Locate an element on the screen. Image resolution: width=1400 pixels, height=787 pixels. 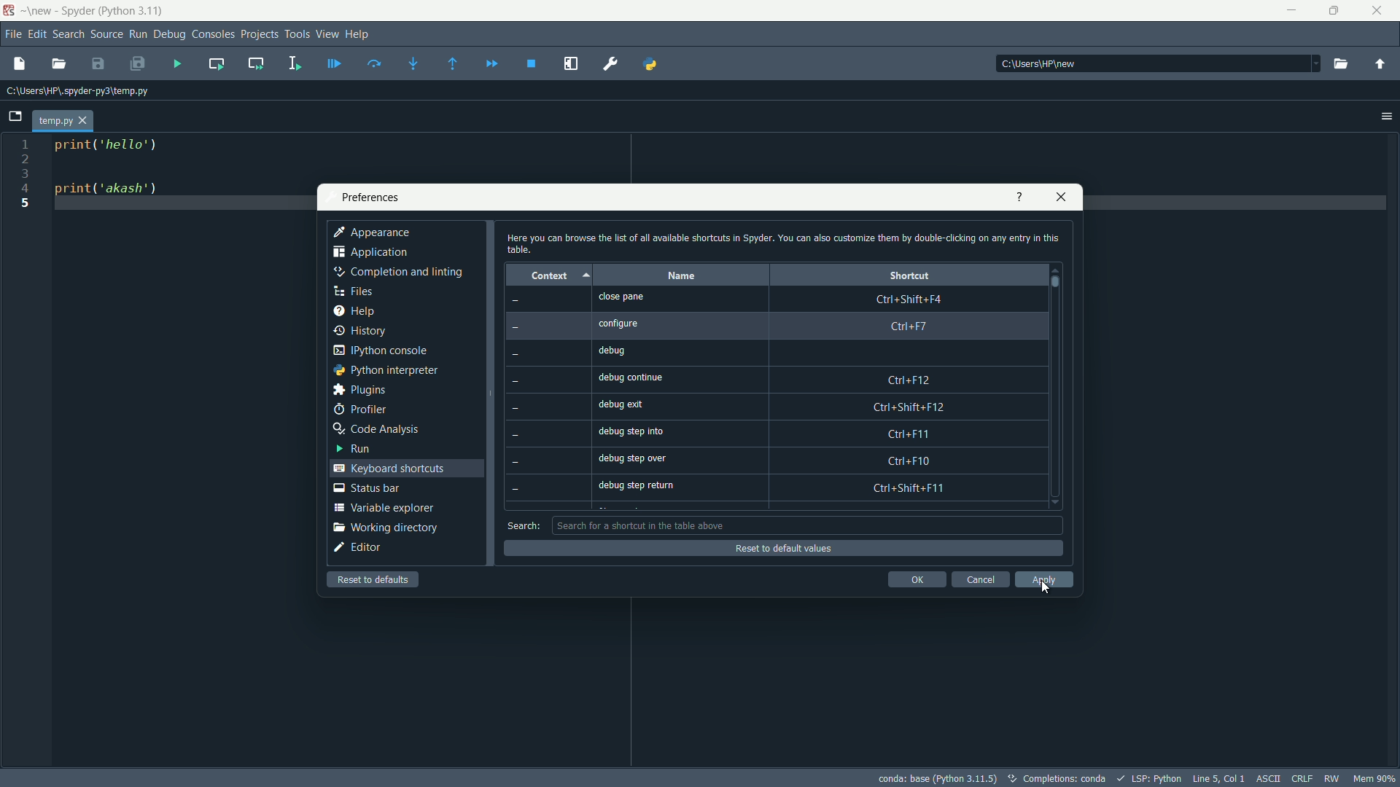
debug file is located at coordinates (335, 63).